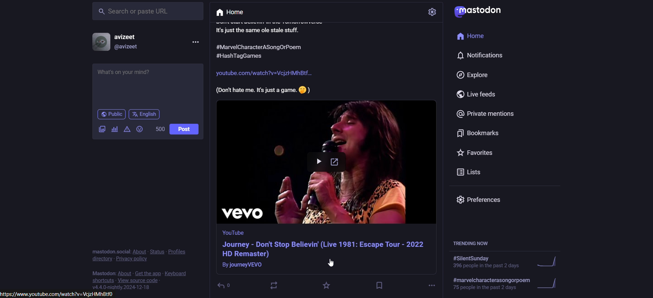  Describe the element at coordinates (140, 130) in the screenshot. I see `emoji` at that location.